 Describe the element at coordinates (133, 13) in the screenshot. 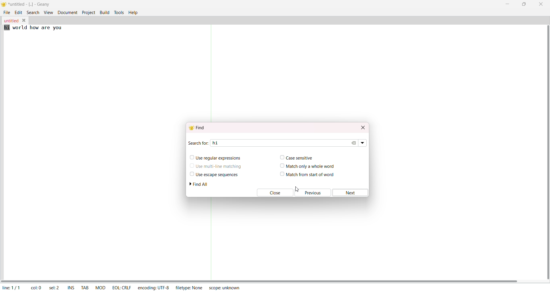

I see `help` at that location.